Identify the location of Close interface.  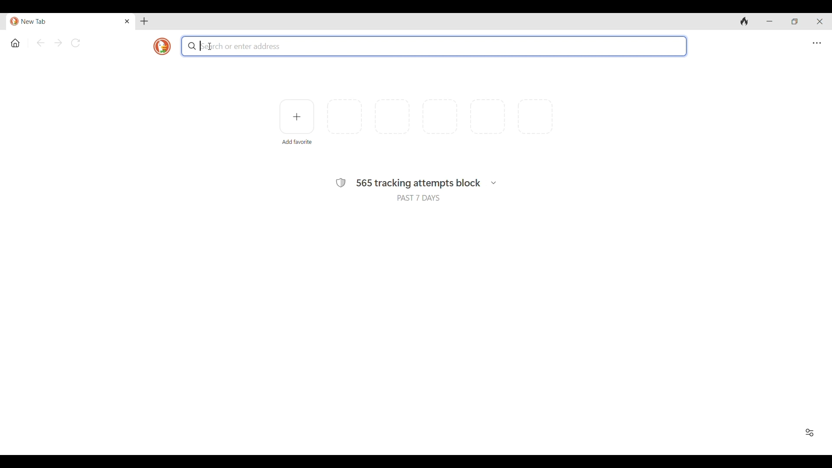
(820, 22).